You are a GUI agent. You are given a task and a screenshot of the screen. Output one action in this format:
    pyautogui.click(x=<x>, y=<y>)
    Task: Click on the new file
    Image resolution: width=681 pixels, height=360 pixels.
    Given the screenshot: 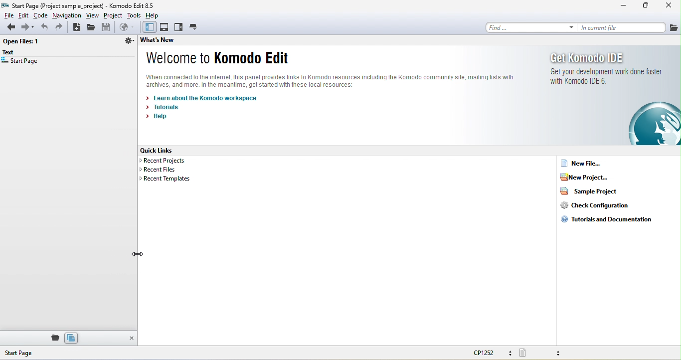 What is the action you would take?
    pyautogui.click(x=594, y=163)
    